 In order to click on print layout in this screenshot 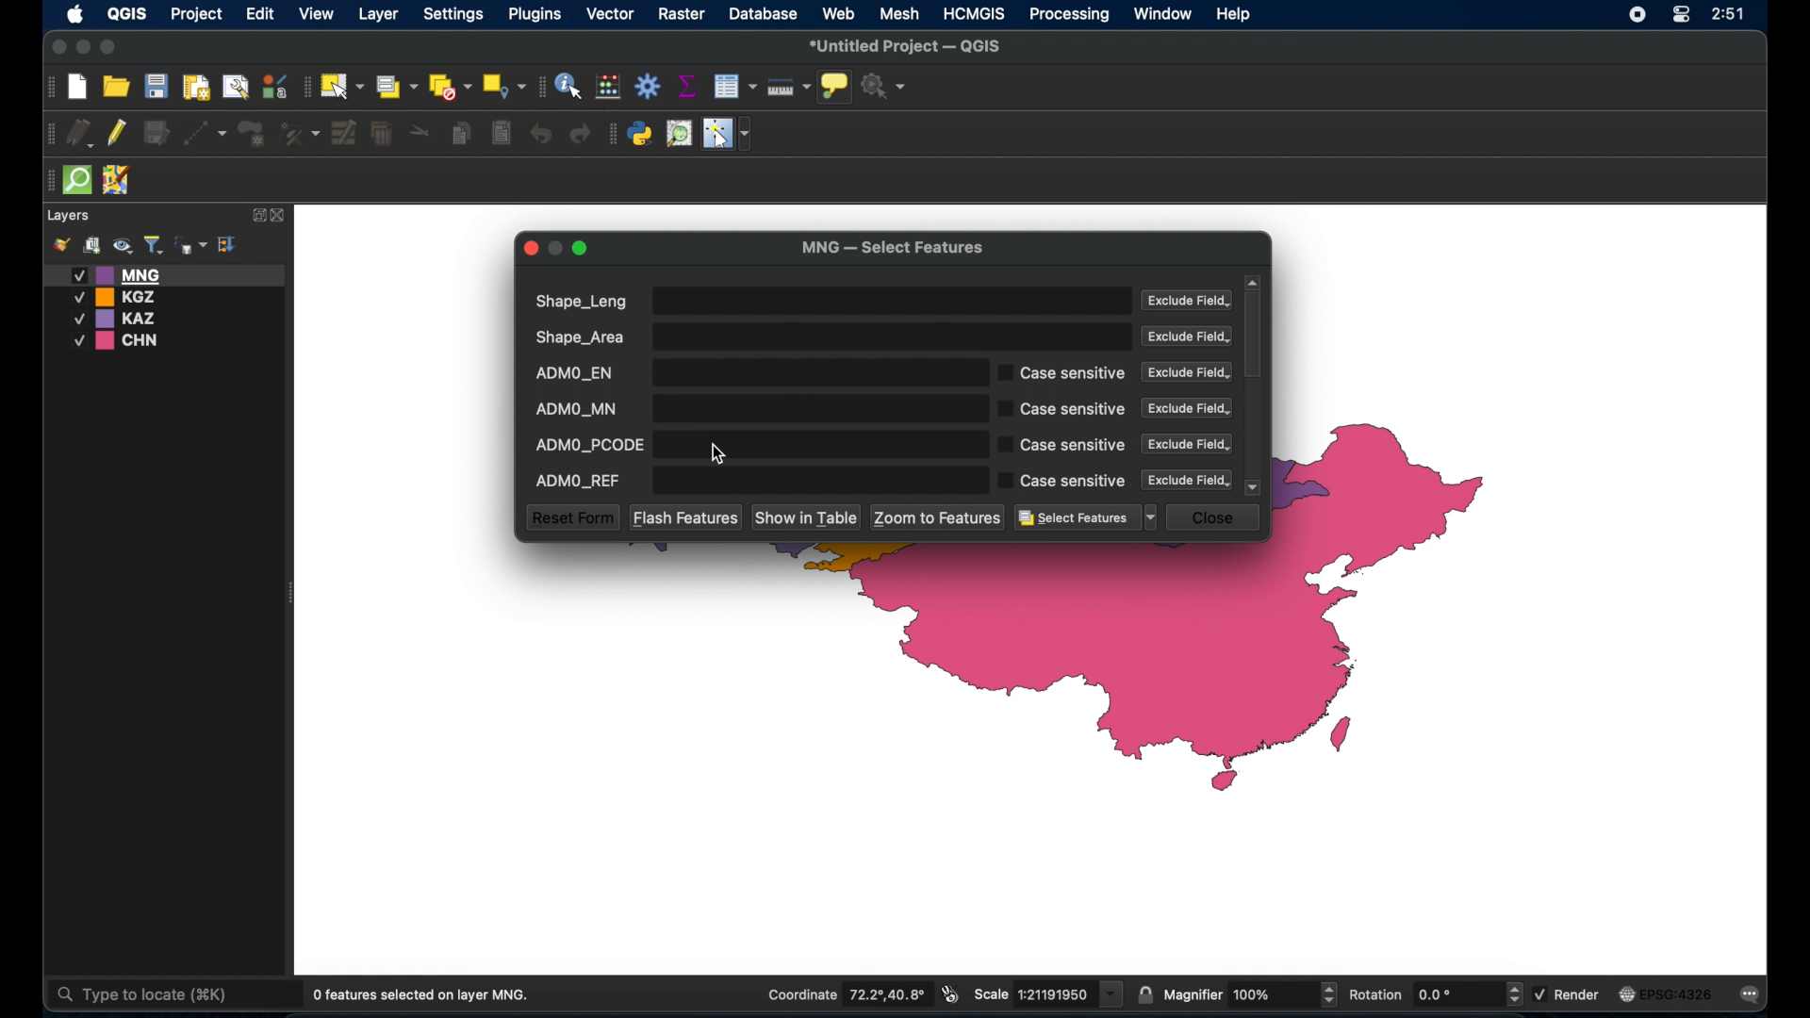, I will do `click(195, 86)`.